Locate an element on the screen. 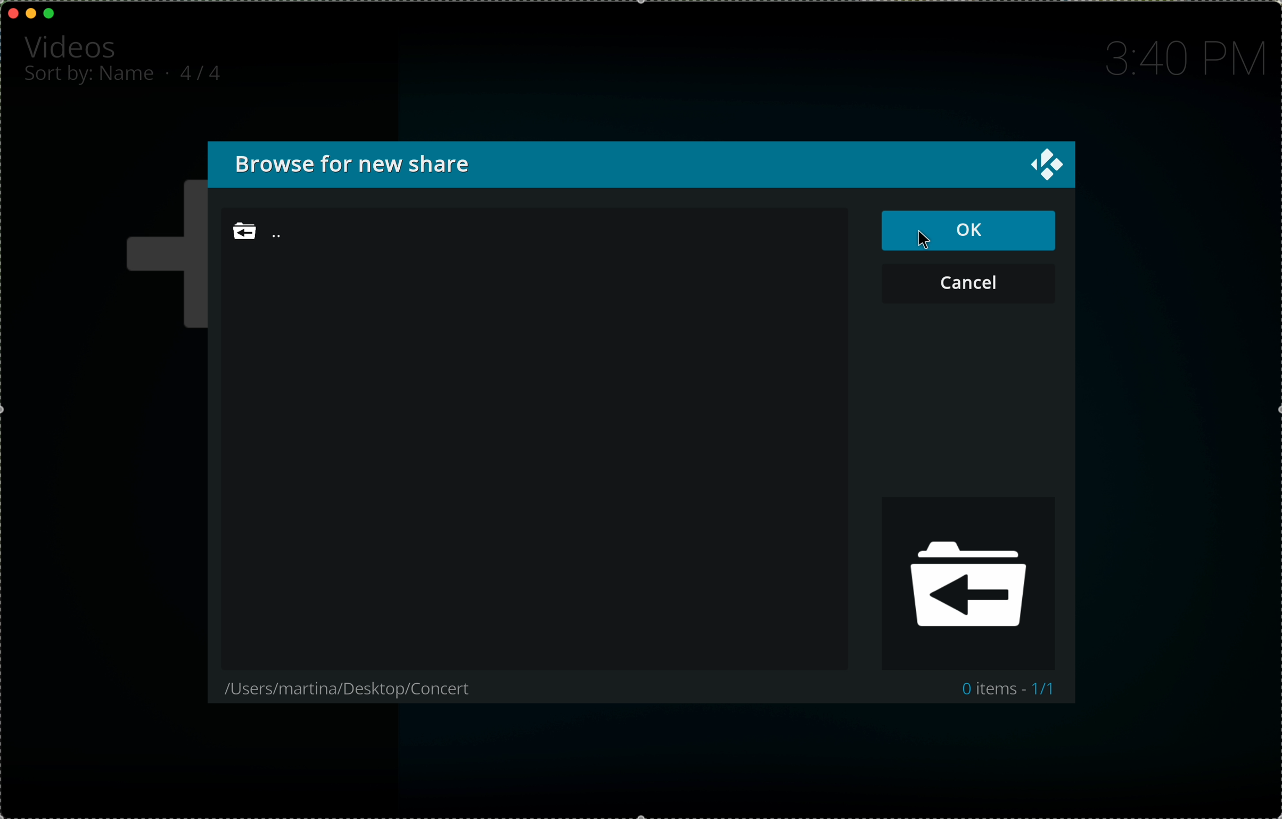 The height and width of the screenshot is (819, 1282). close is located at coordinates (1043, 165).